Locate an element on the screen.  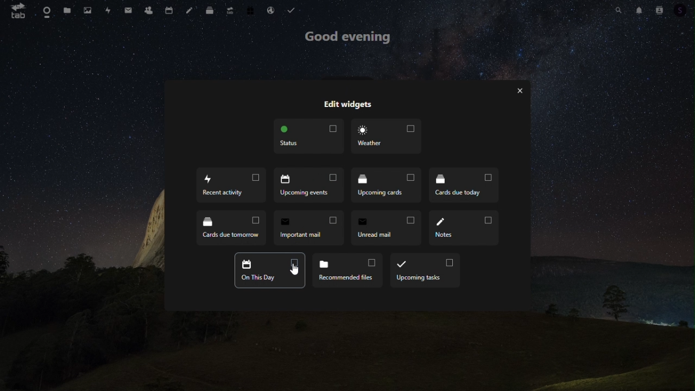
Cards due today is located at coordinates (462, 184).